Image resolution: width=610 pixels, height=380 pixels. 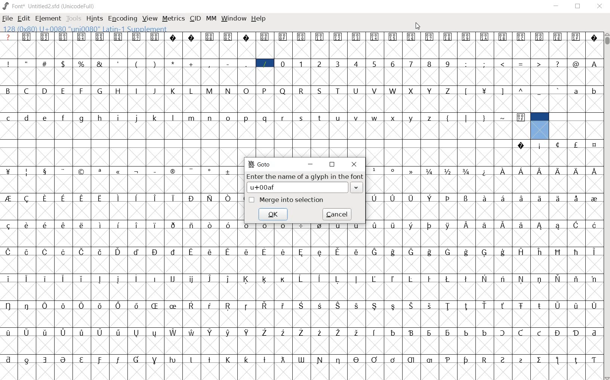 What do you see at coordinates (521, 225) in the screenshot?
I see `Symbol` at bounding box center [521, 225].